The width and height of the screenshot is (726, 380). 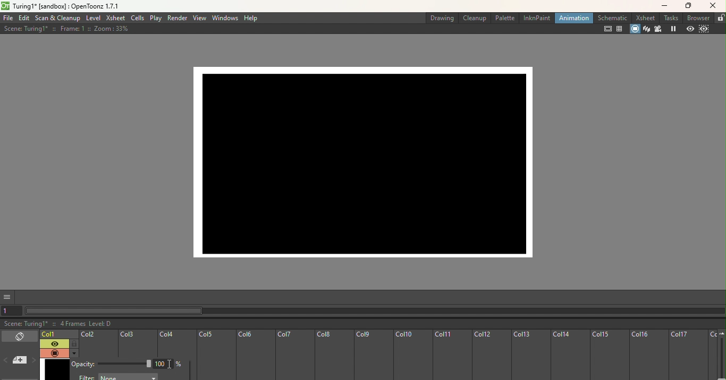 What do you see at coordinates (707, 30) in the screenshot?
I see `Sub-camera preview` at bounding box center [707, 30].